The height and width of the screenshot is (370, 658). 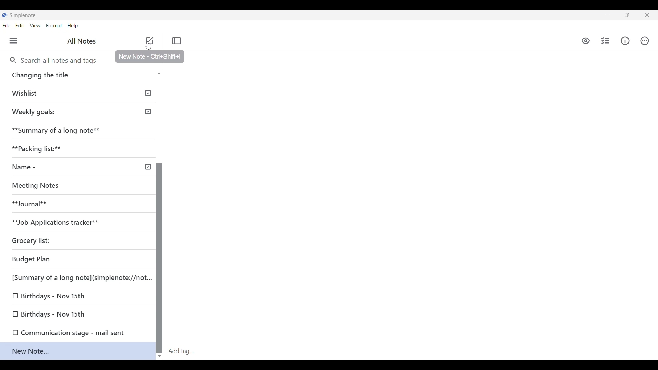 I want to click on Changing the title, so click(x=73, y=76).